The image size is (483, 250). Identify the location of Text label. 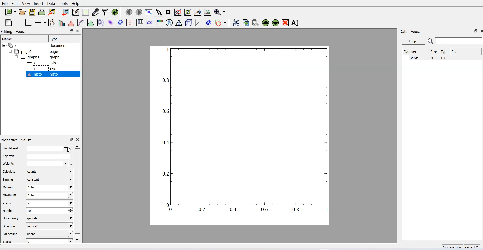
(149, 23).